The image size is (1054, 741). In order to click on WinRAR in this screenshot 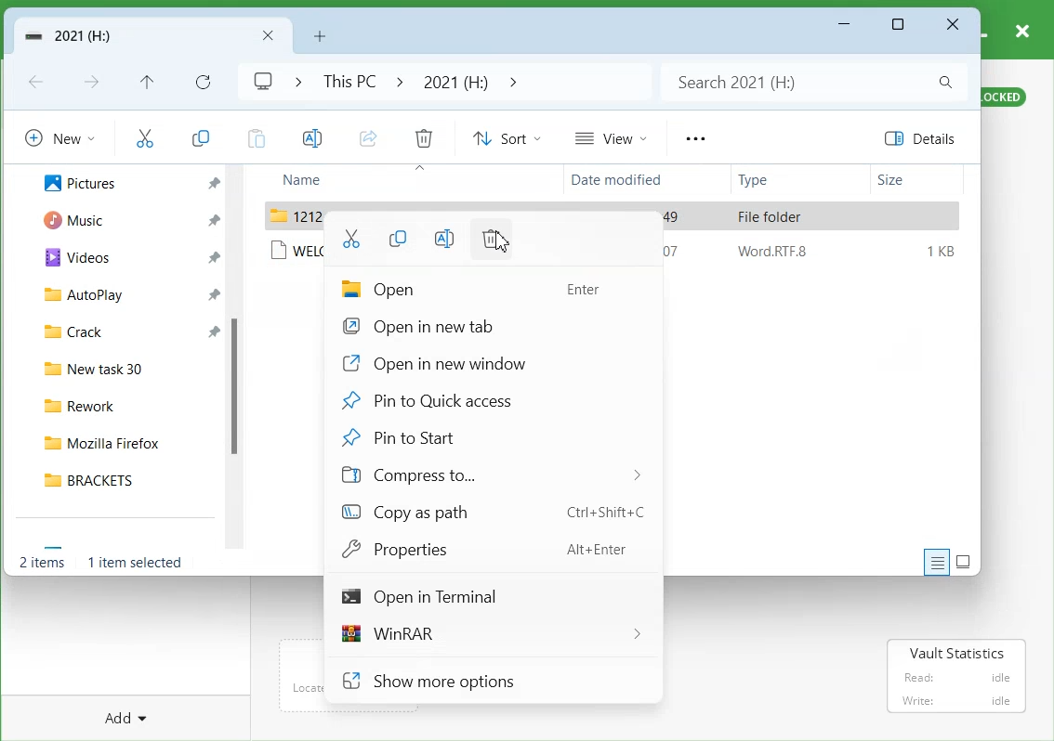, I will do `click(489, 633)`.